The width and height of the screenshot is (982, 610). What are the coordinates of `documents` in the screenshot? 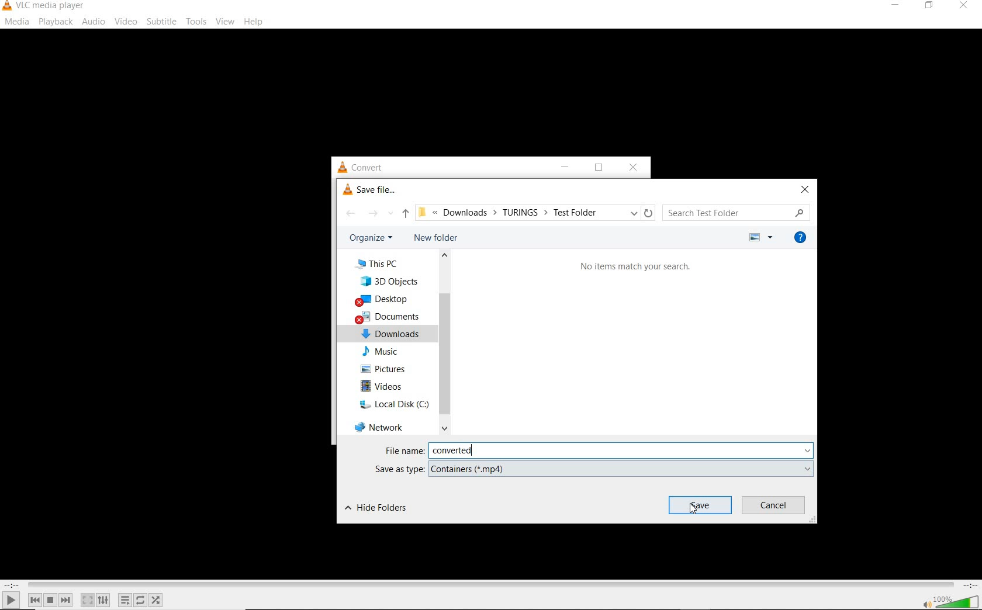 It's located at (389, 316).